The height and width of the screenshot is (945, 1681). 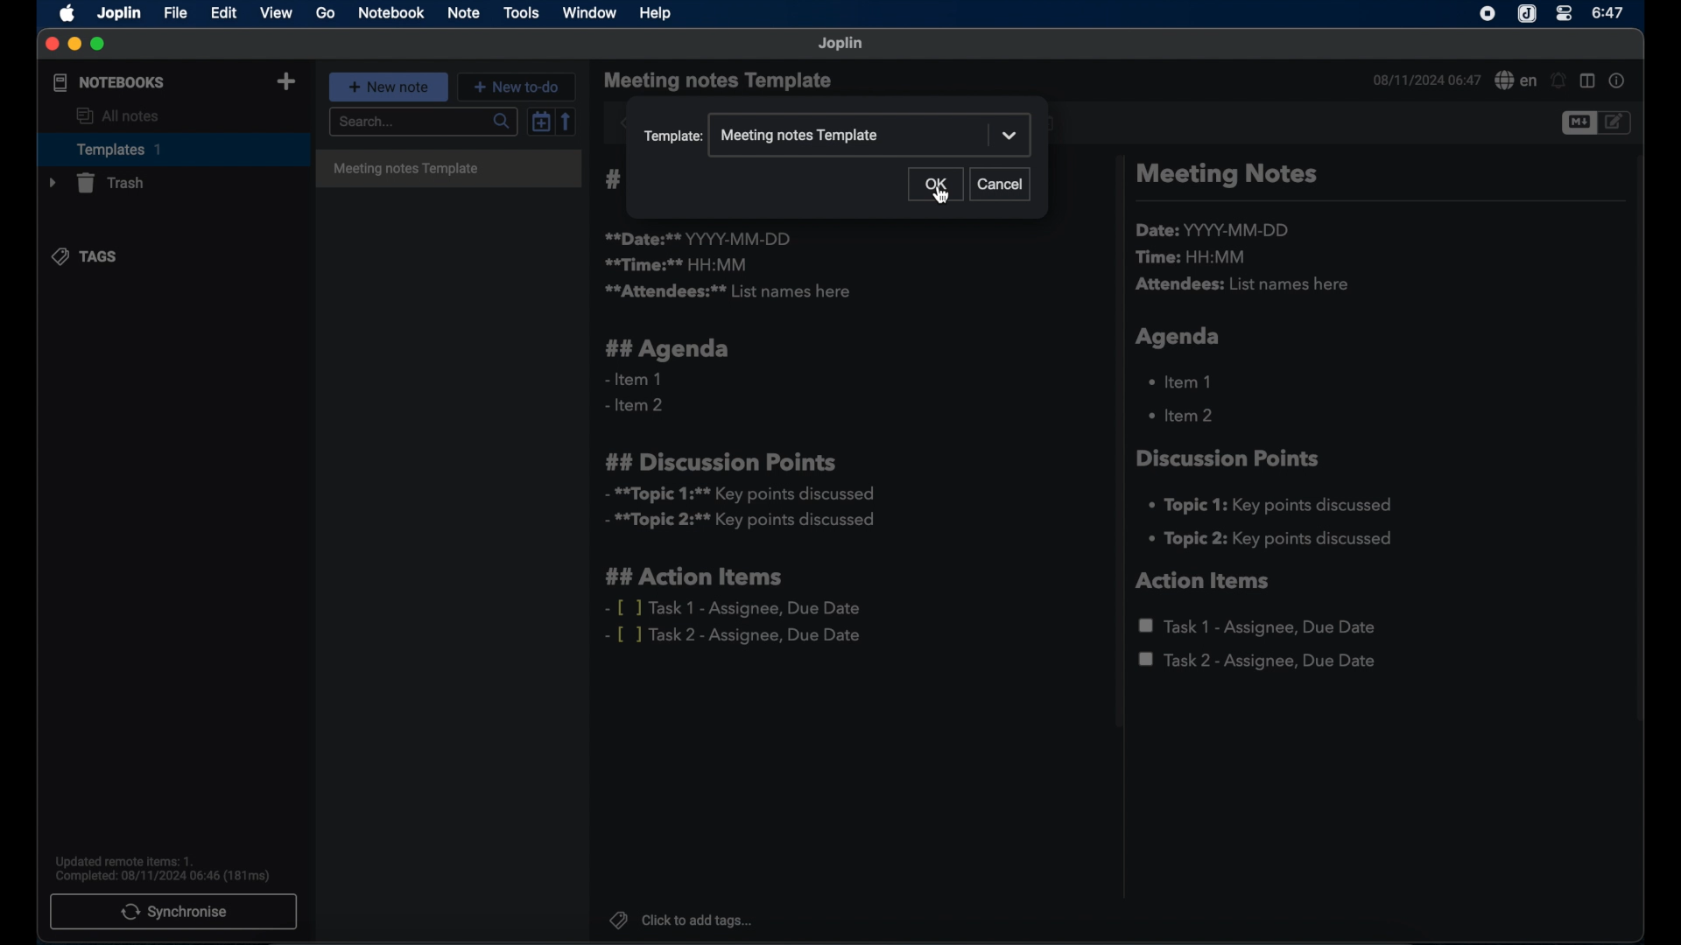 I want to click on window, so click(x=590, y=14).